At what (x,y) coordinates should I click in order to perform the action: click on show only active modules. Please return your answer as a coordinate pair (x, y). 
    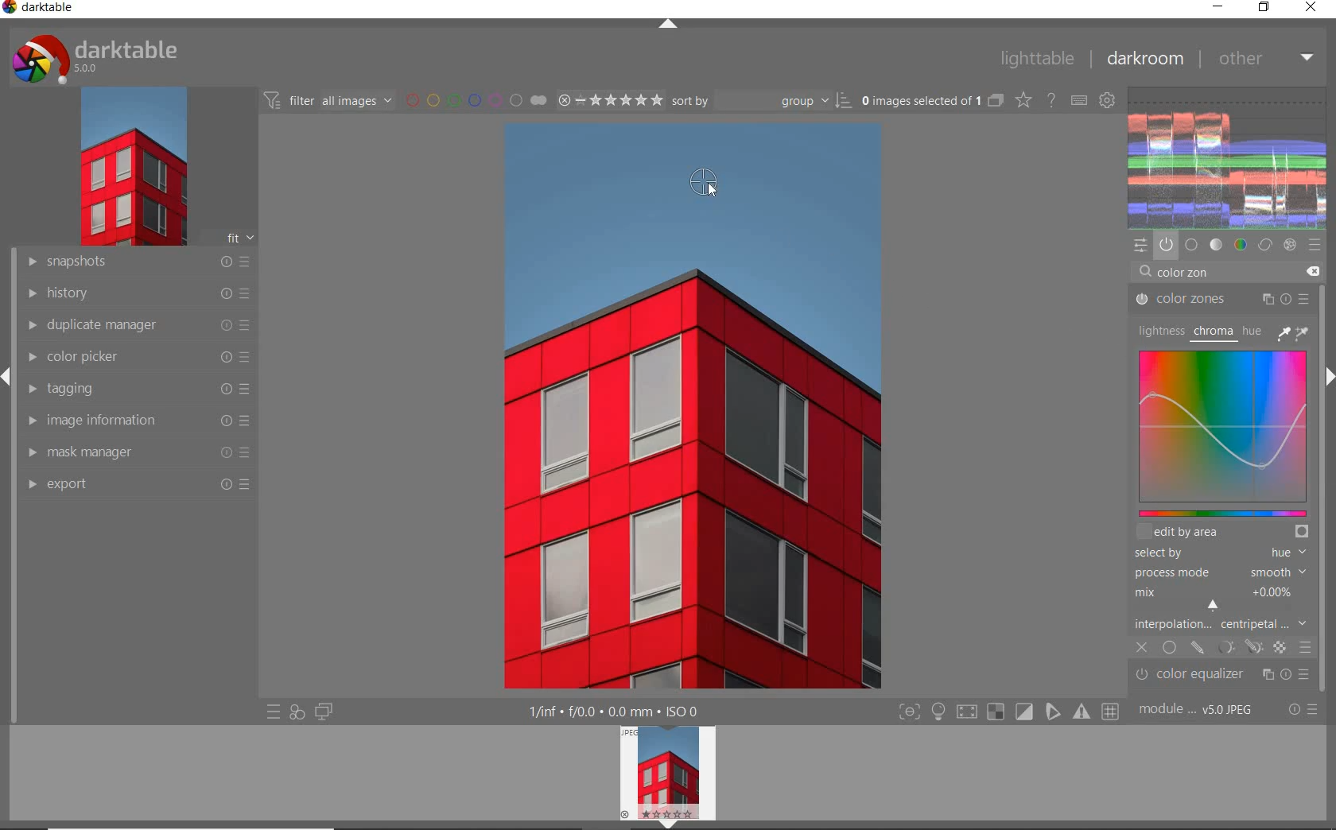
    Looking at the image, I should click on (1166, 244).